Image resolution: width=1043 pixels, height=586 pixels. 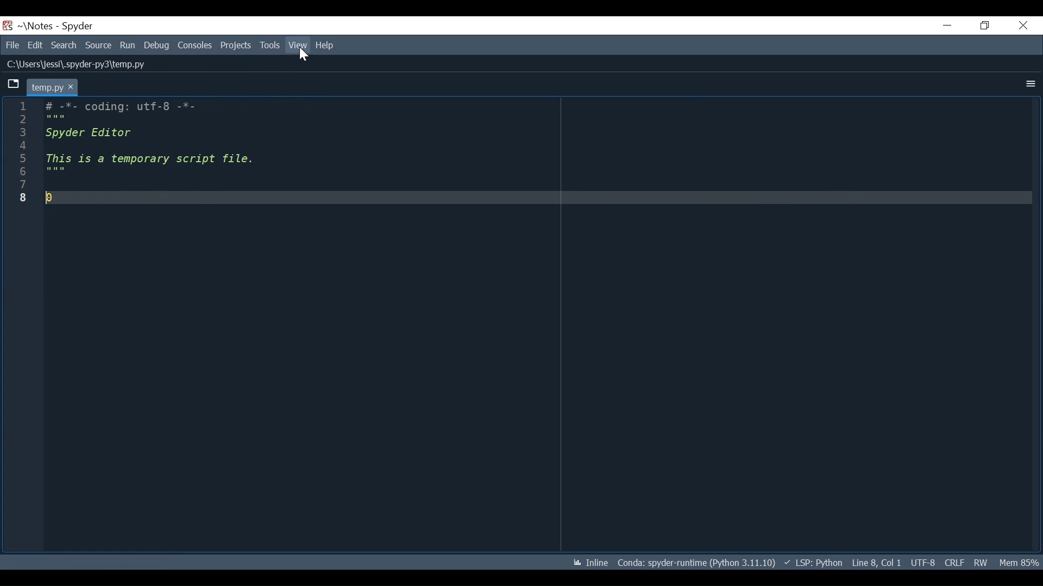 What do you see at coordinates (207, 157) in the screenshot?
I see `# -*- coding: utf-8 -*-

Spyder Editor

This is a temporary script file.
p` at bounding box center [207, 157].